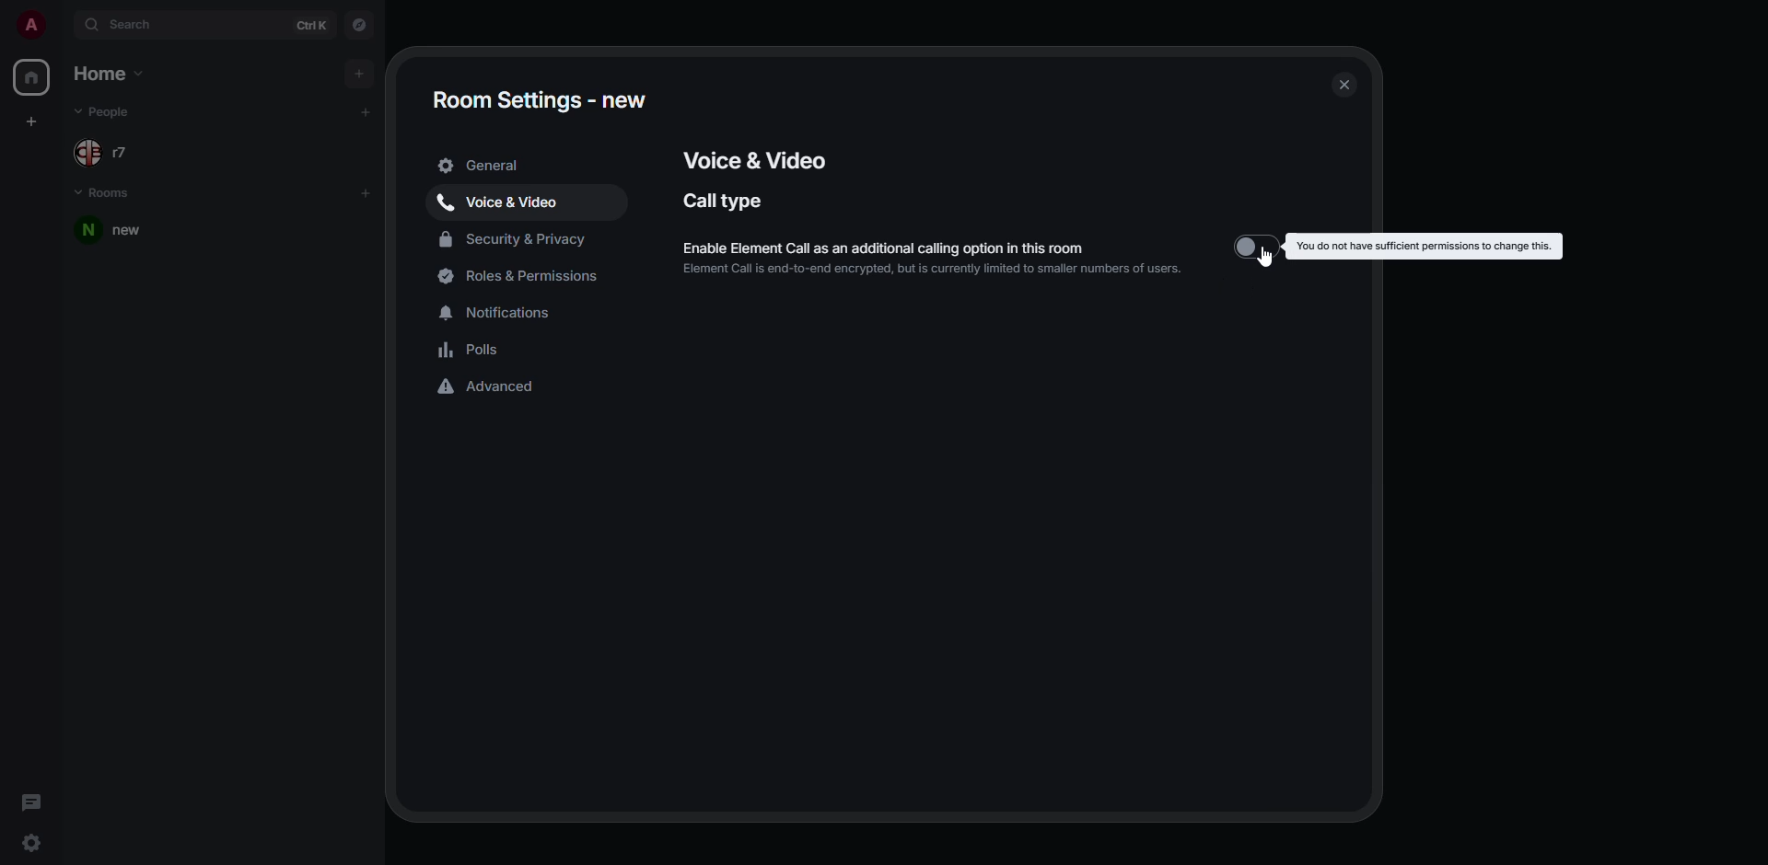 The height and width of the screenshot is (865, 1768). Describe the element at coordinates (107, 194) in the screenshot. I see `rooms` at that location.